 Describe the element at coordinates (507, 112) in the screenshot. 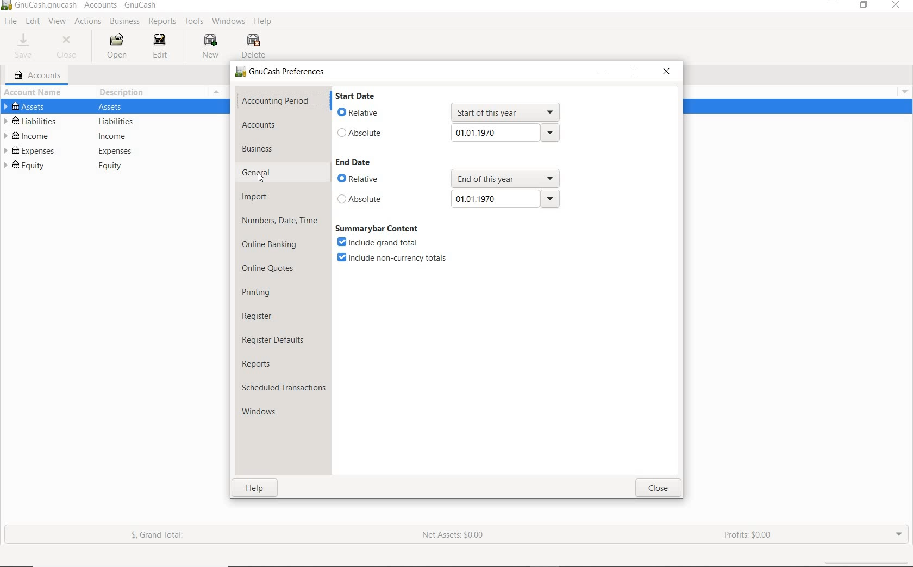

I see `Start of this year` at that location.